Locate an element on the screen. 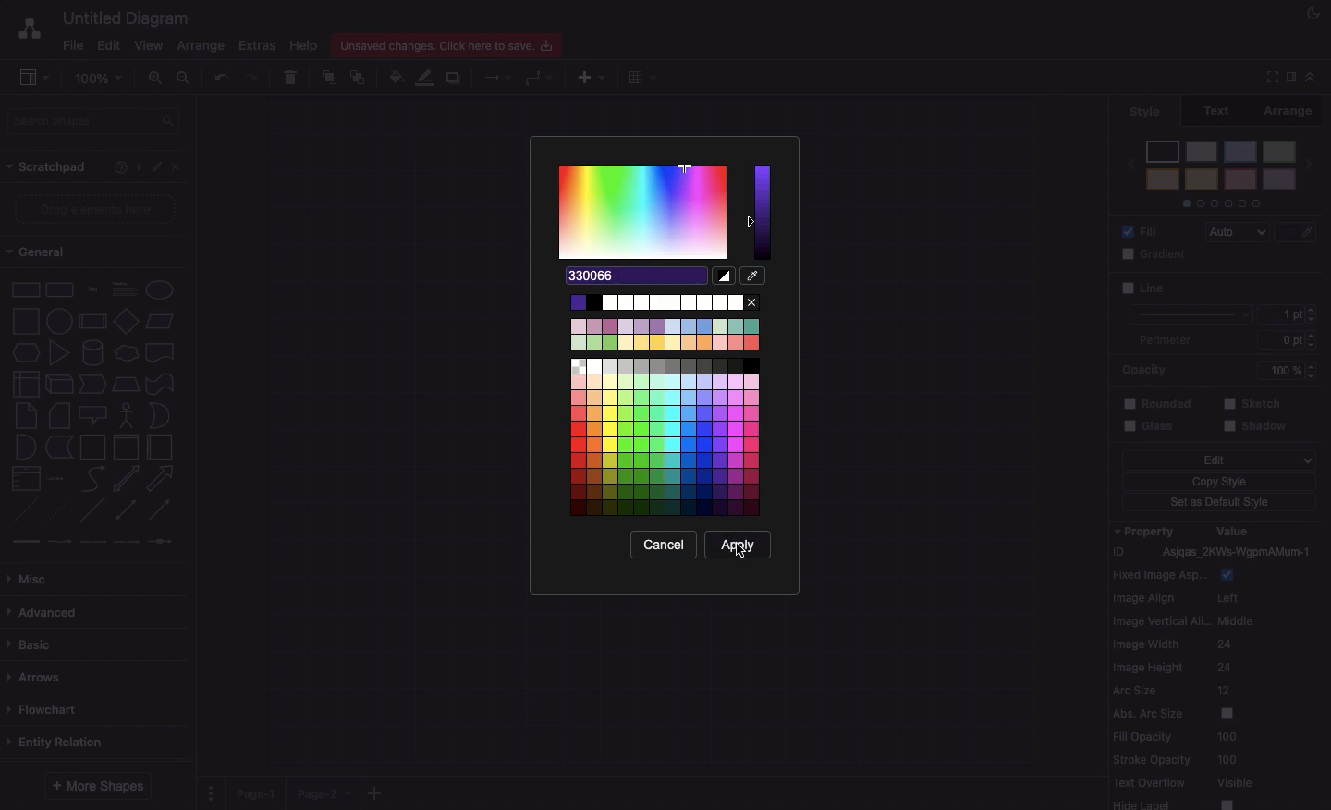  Cursor is located at coordinates (740, 552).